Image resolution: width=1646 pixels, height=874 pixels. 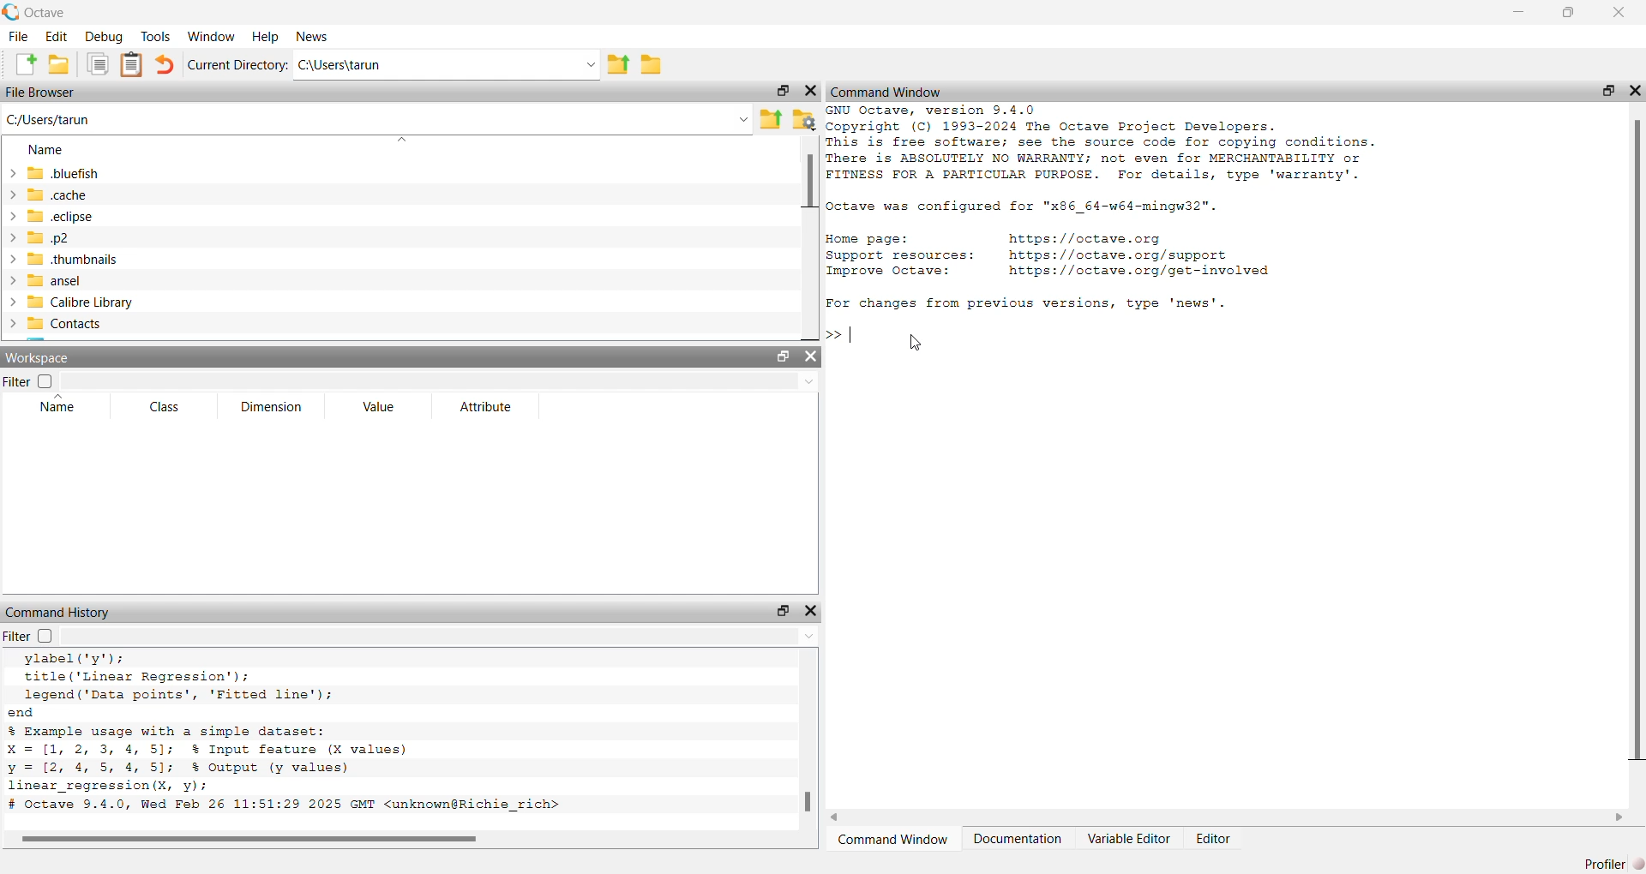 I want to click on enter directory name, so click(x=449, y=65).